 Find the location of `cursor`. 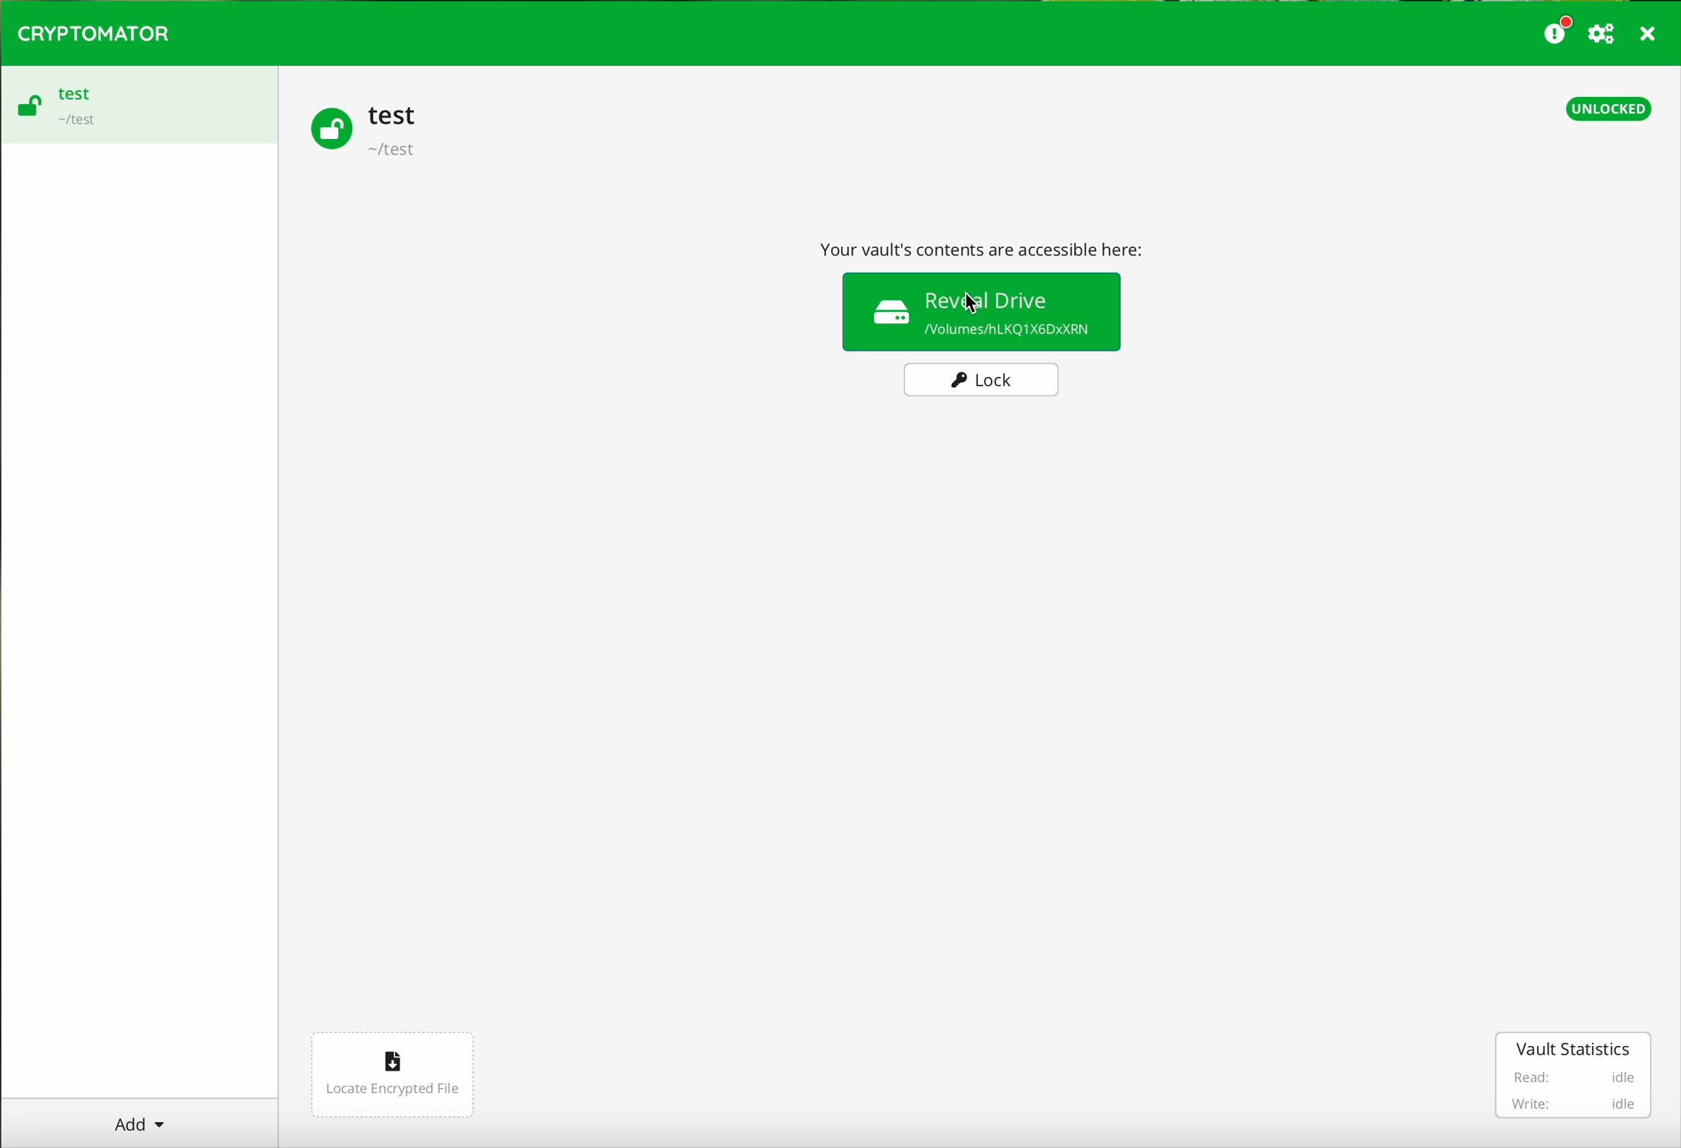

cursor is located at coordinates (975, 305).